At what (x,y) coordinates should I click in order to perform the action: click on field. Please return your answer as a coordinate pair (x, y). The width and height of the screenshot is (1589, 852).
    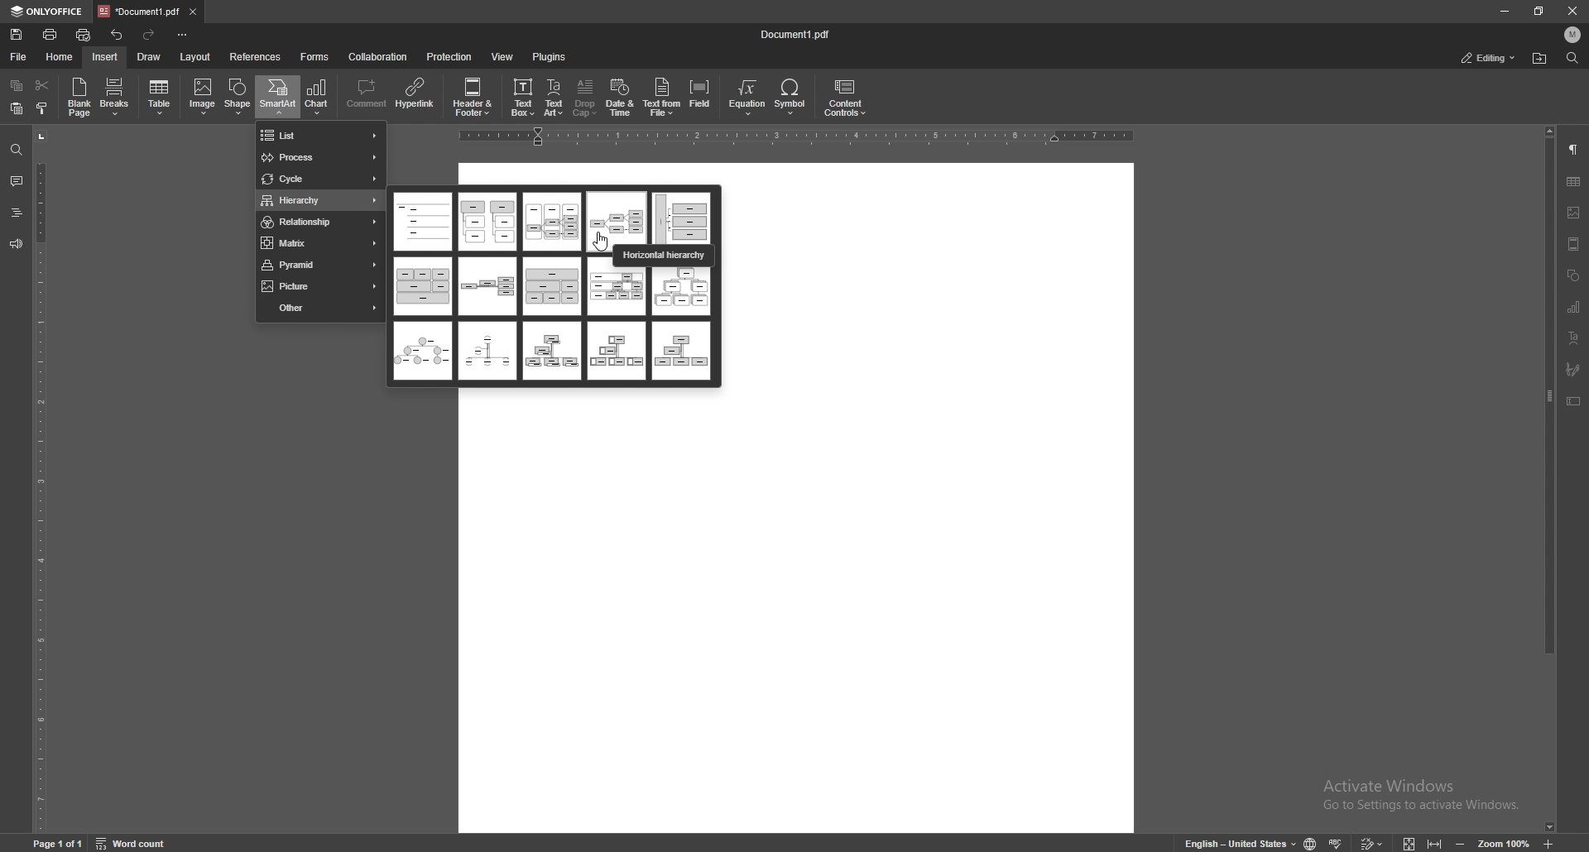
    Looking at the image, I should click on (701, 96).